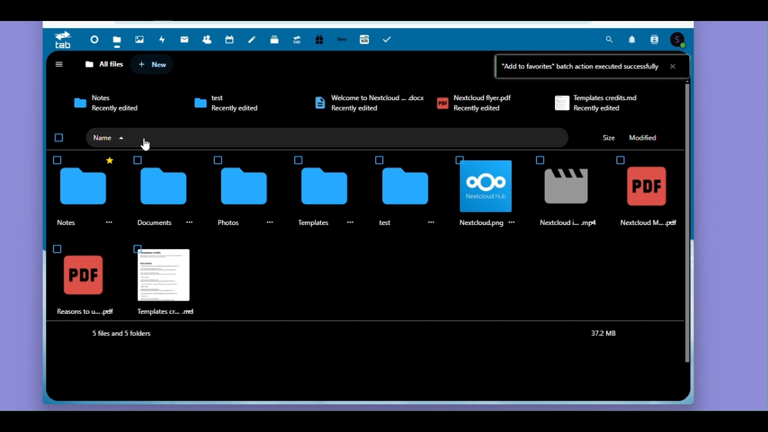  Describe the element at coordinates (111, 219) in the screenshot. I see `Ellipsis` at that location.